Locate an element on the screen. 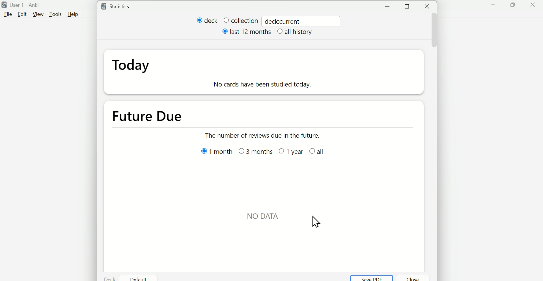 The width and height of the screenshot is (543, 281). all is located at coordinates (321, 152).